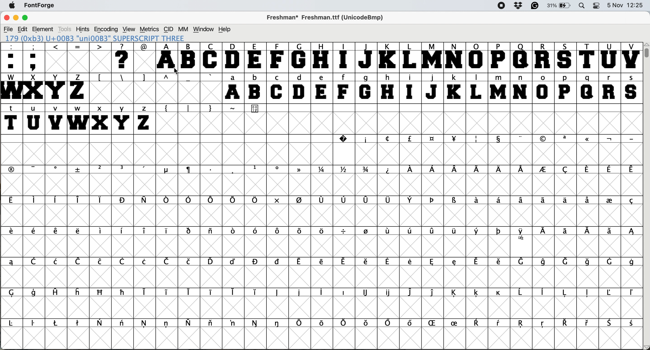  What do you see at coordinates (78, 292) in the screenshot?
I see `symbol` at bounding box center [78, 292].